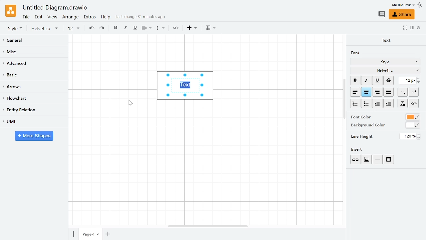 Image resolution: width=426 pixels, height=240 pixels. I want to click on Image, so click(366, 159).